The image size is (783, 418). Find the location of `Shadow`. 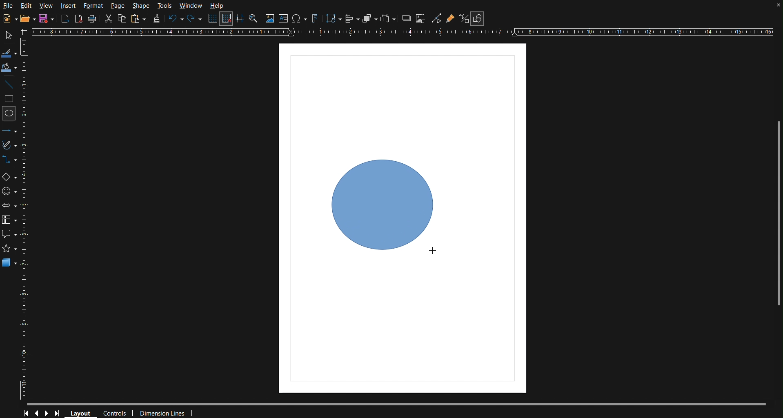

Shadow is located at coordinates (407, 19).